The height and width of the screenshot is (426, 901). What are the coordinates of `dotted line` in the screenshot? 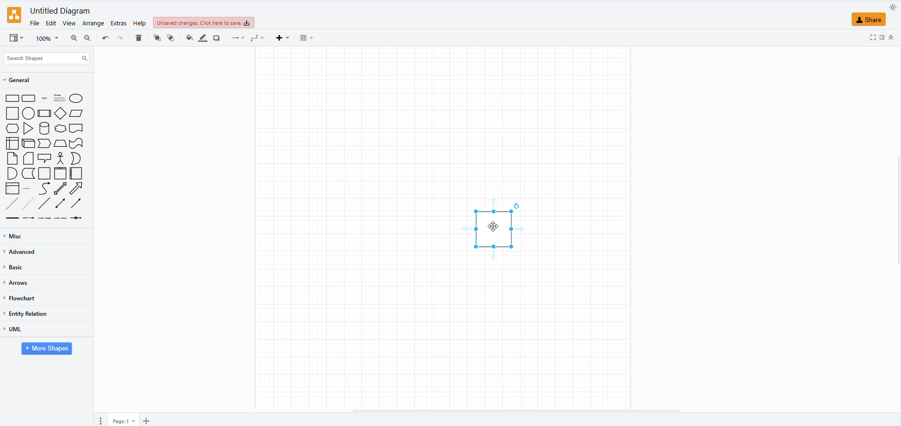 It's located at (29, 203).